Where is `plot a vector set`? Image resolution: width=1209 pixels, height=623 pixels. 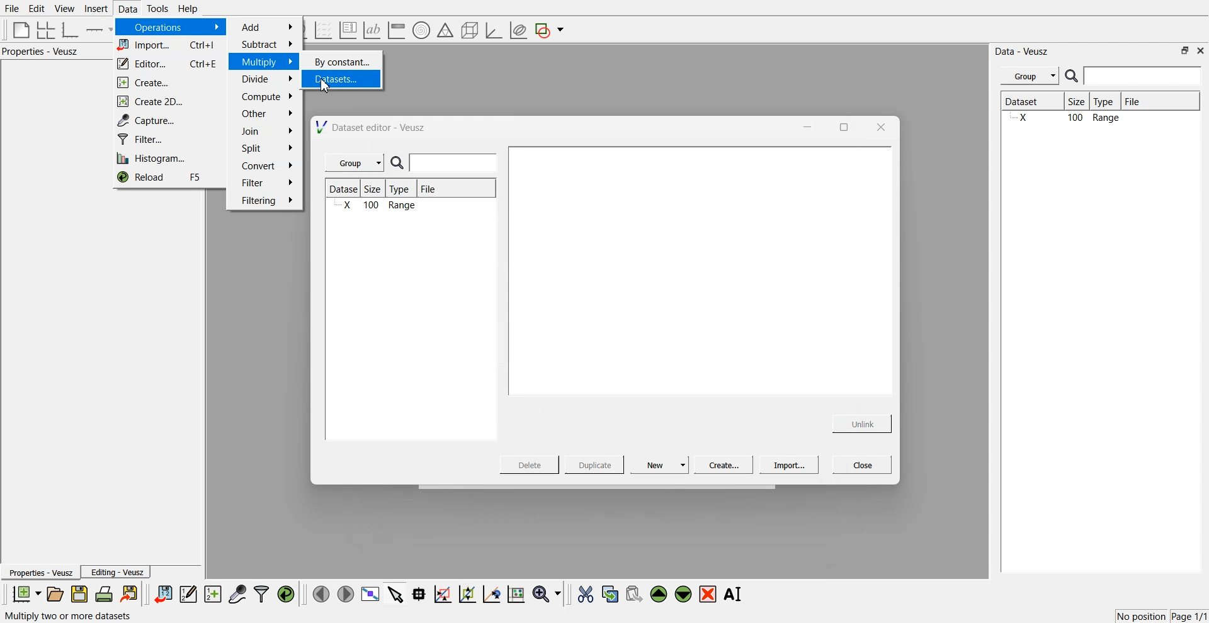
plot a vector set is located at coordinates (324, 30).